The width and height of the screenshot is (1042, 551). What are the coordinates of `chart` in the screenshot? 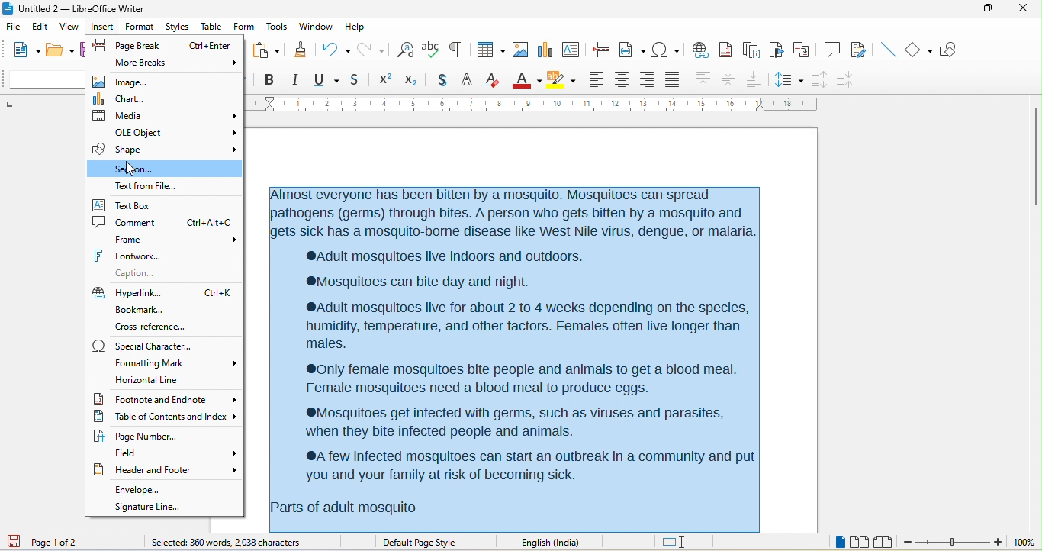 It's located at (163, 99).